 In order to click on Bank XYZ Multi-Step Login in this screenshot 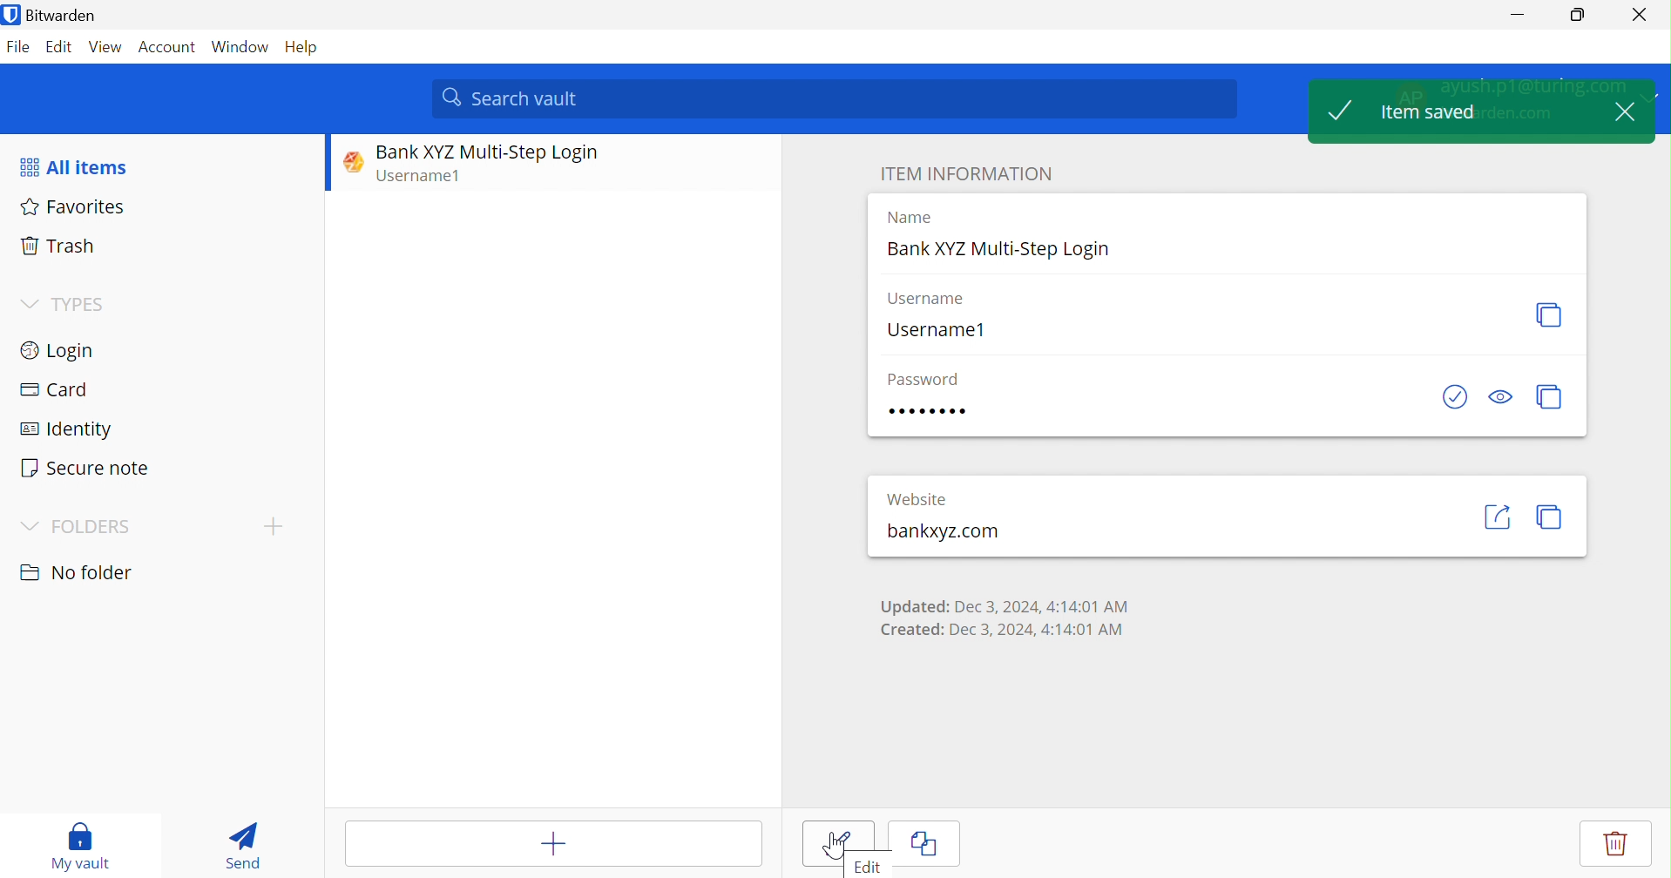, I will do `click(995, 249)`.